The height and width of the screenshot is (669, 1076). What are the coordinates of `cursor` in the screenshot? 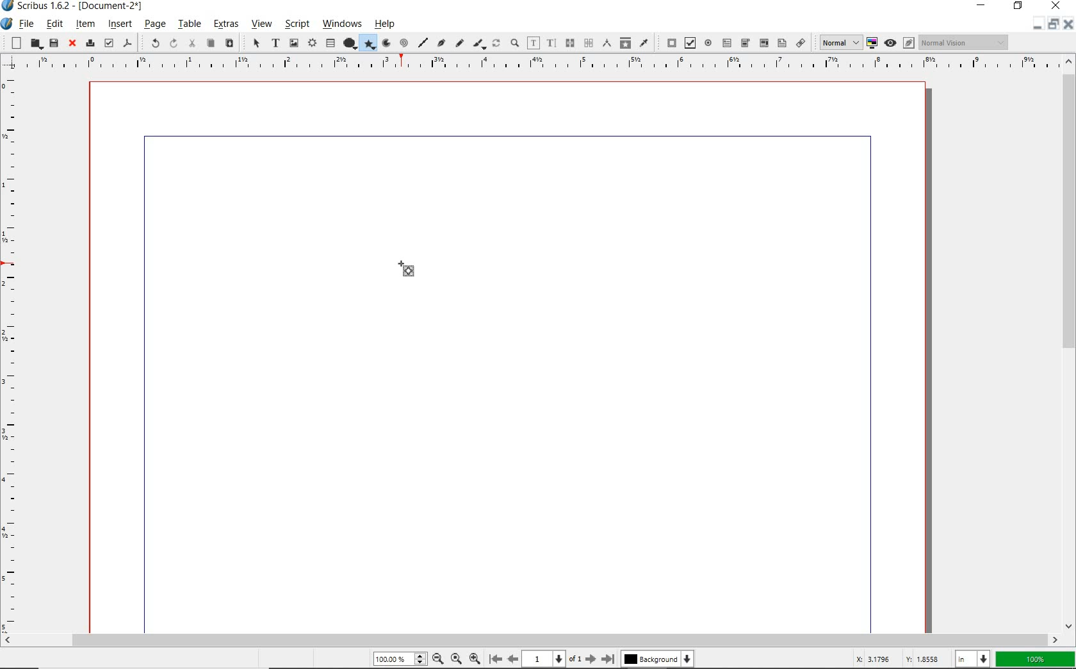 It's located at (394, 253).